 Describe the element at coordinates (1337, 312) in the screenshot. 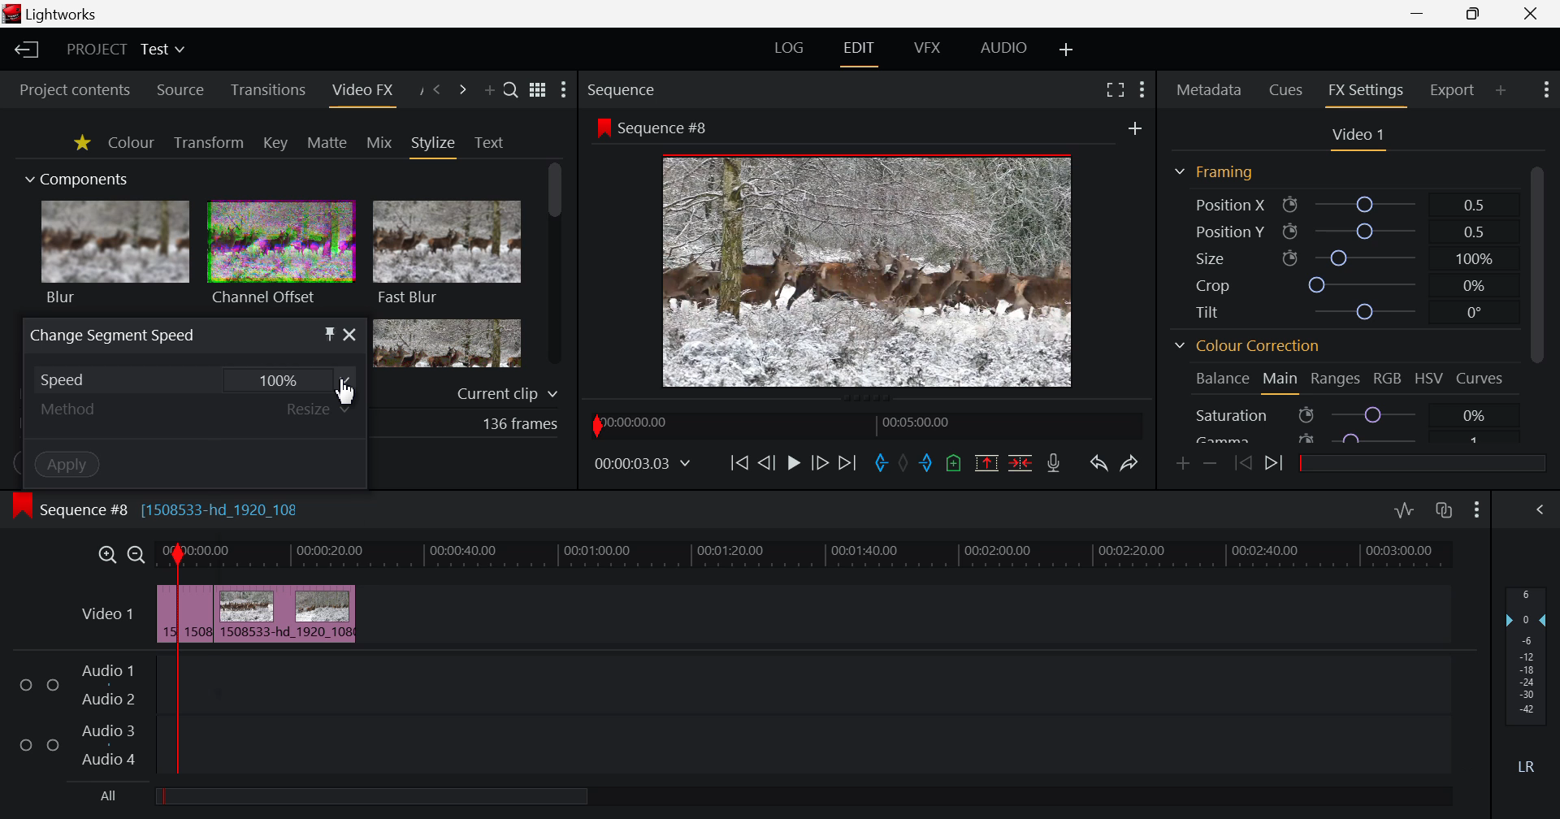

I see `Tilt` at that location.